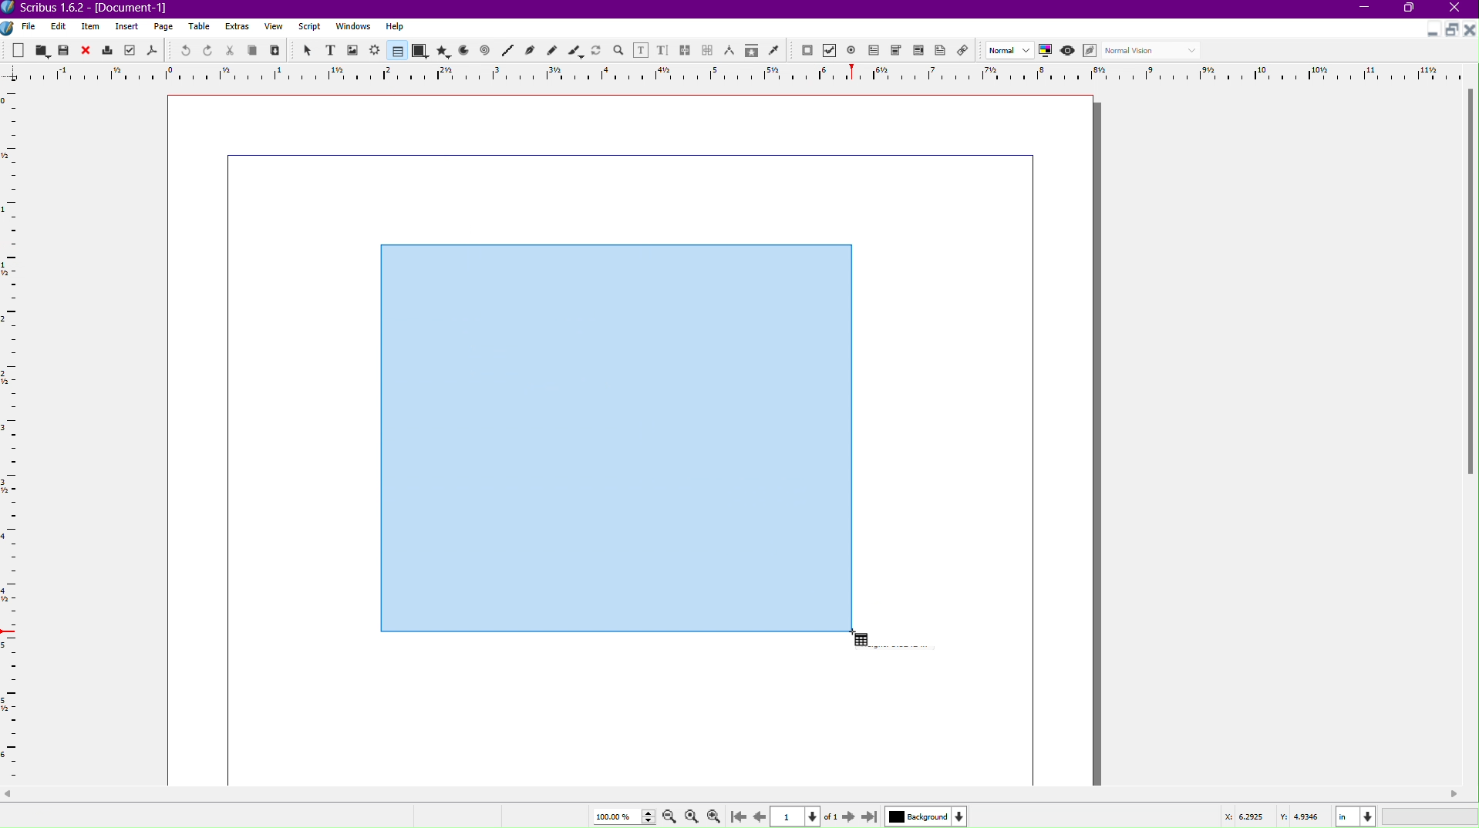 This screenshot has height=828, width=1479. What do you see at coordinates (846, 816) in the screenshot?
I see `Next Page` at bounding box center [846, 816].